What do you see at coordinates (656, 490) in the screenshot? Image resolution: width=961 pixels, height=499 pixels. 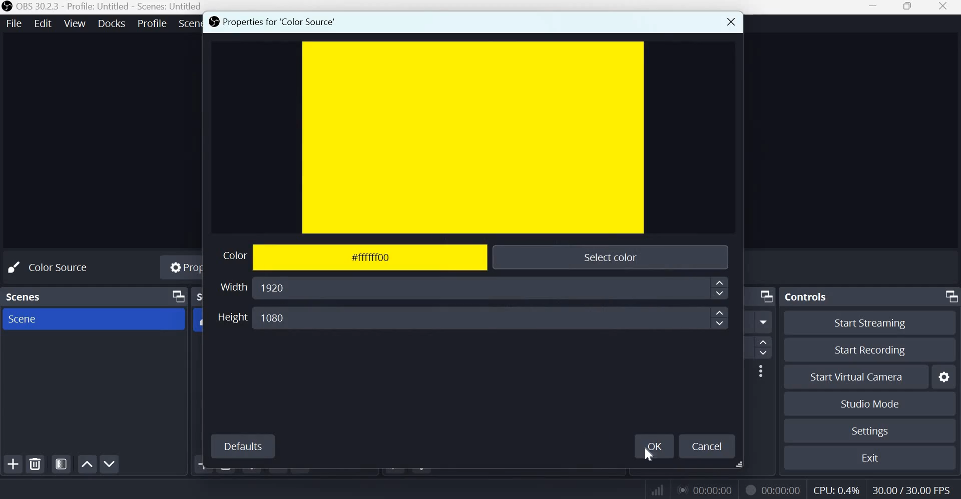 I see `Connection Status Indicator` at bounding box center [656, 490].